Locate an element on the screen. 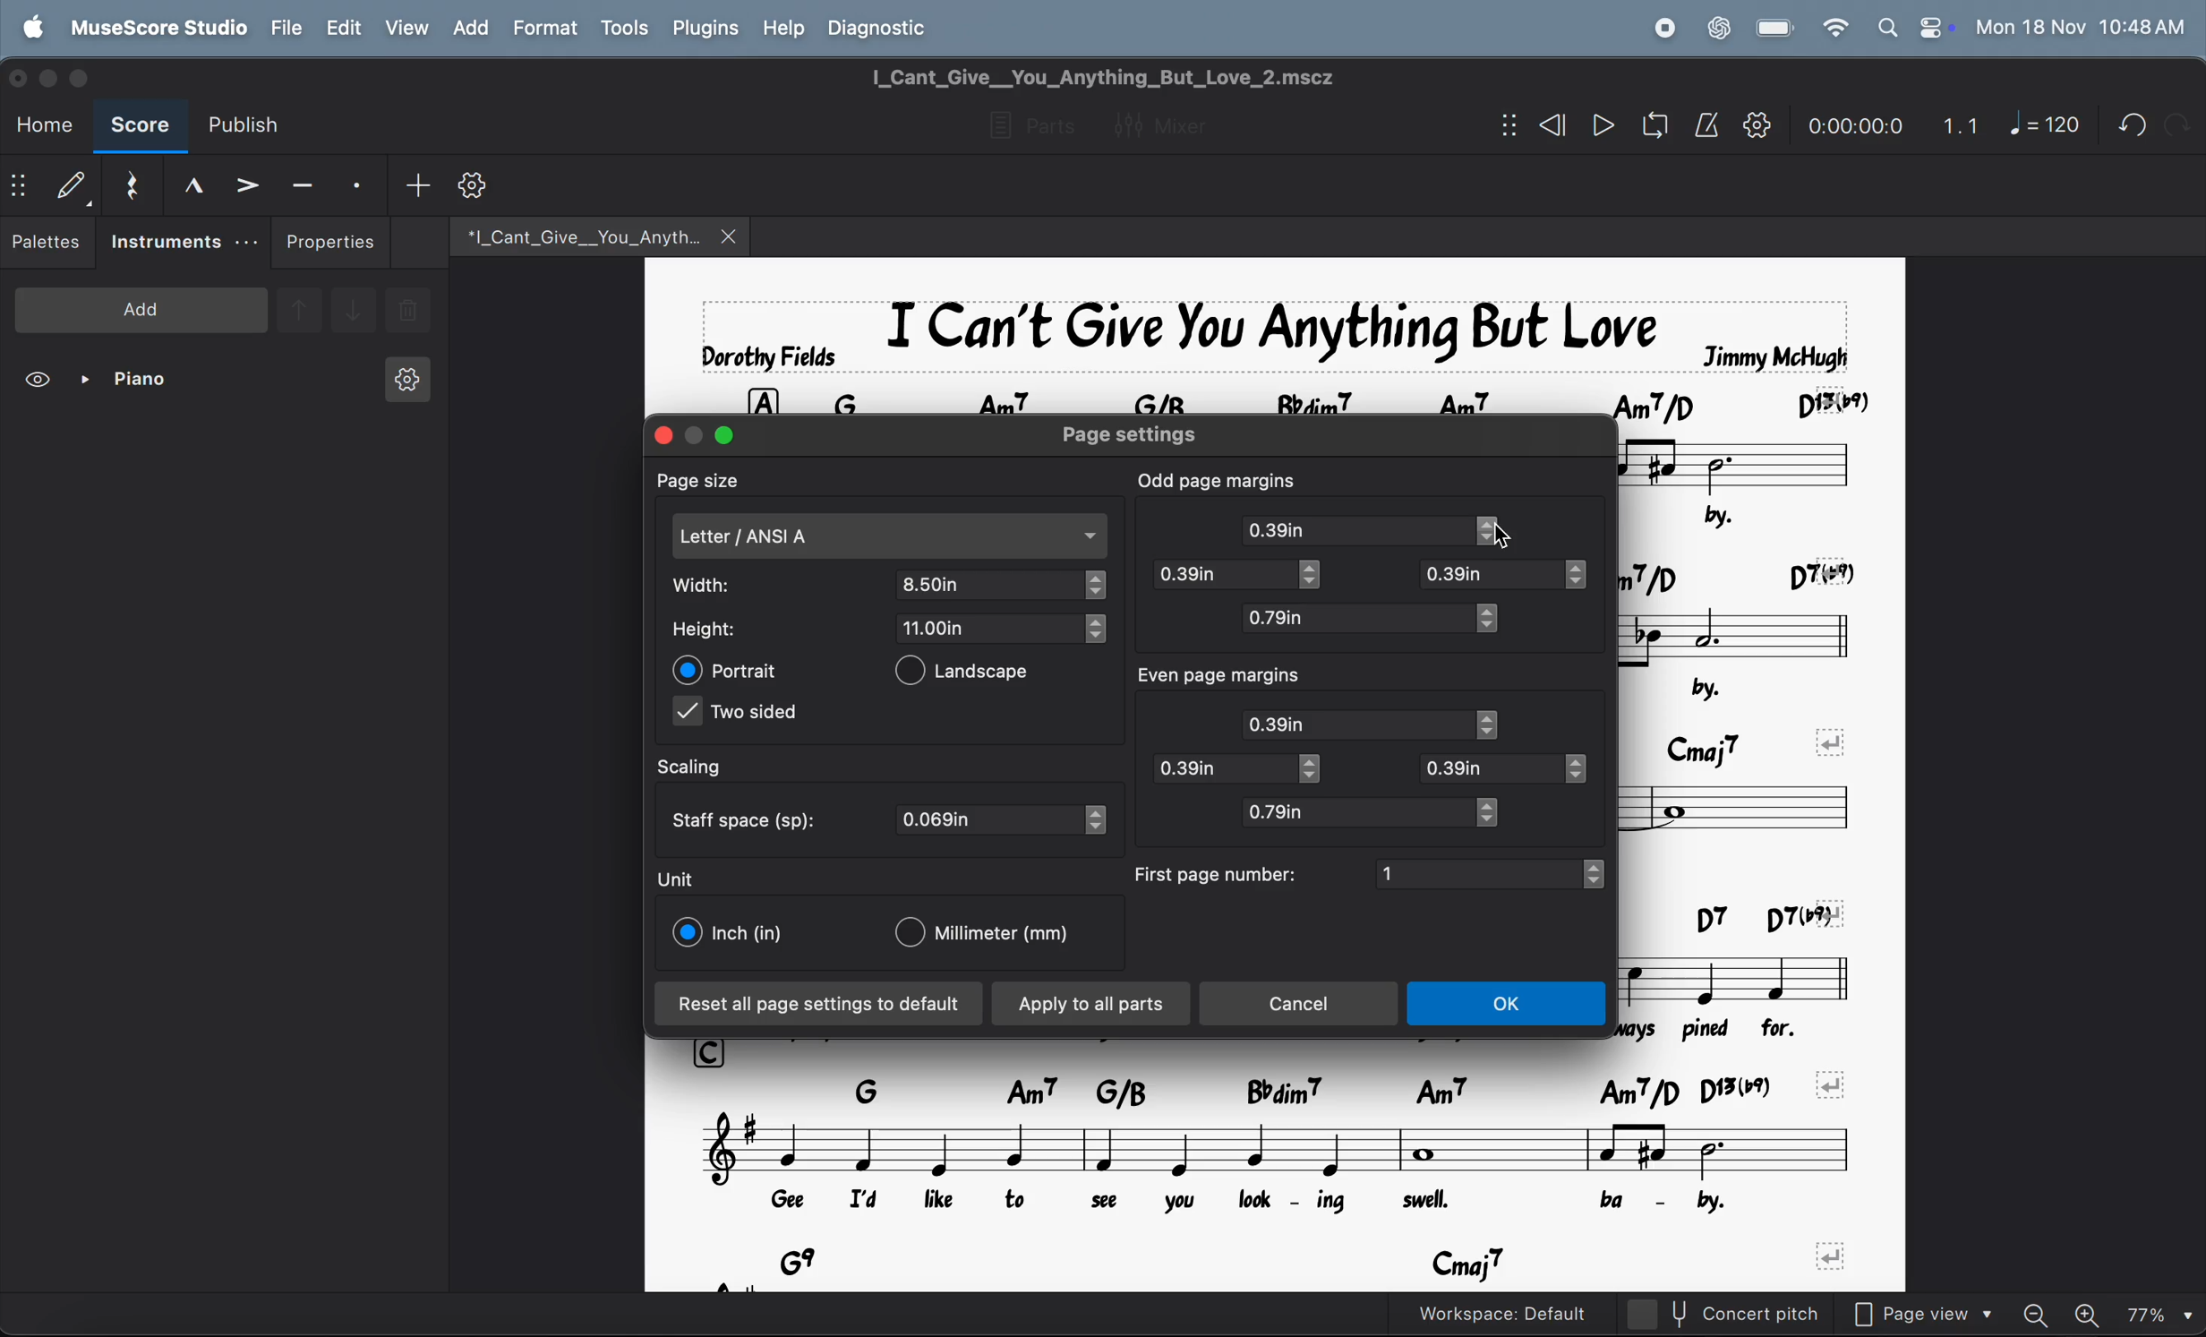  palettes is located at coordinates (48, 245).